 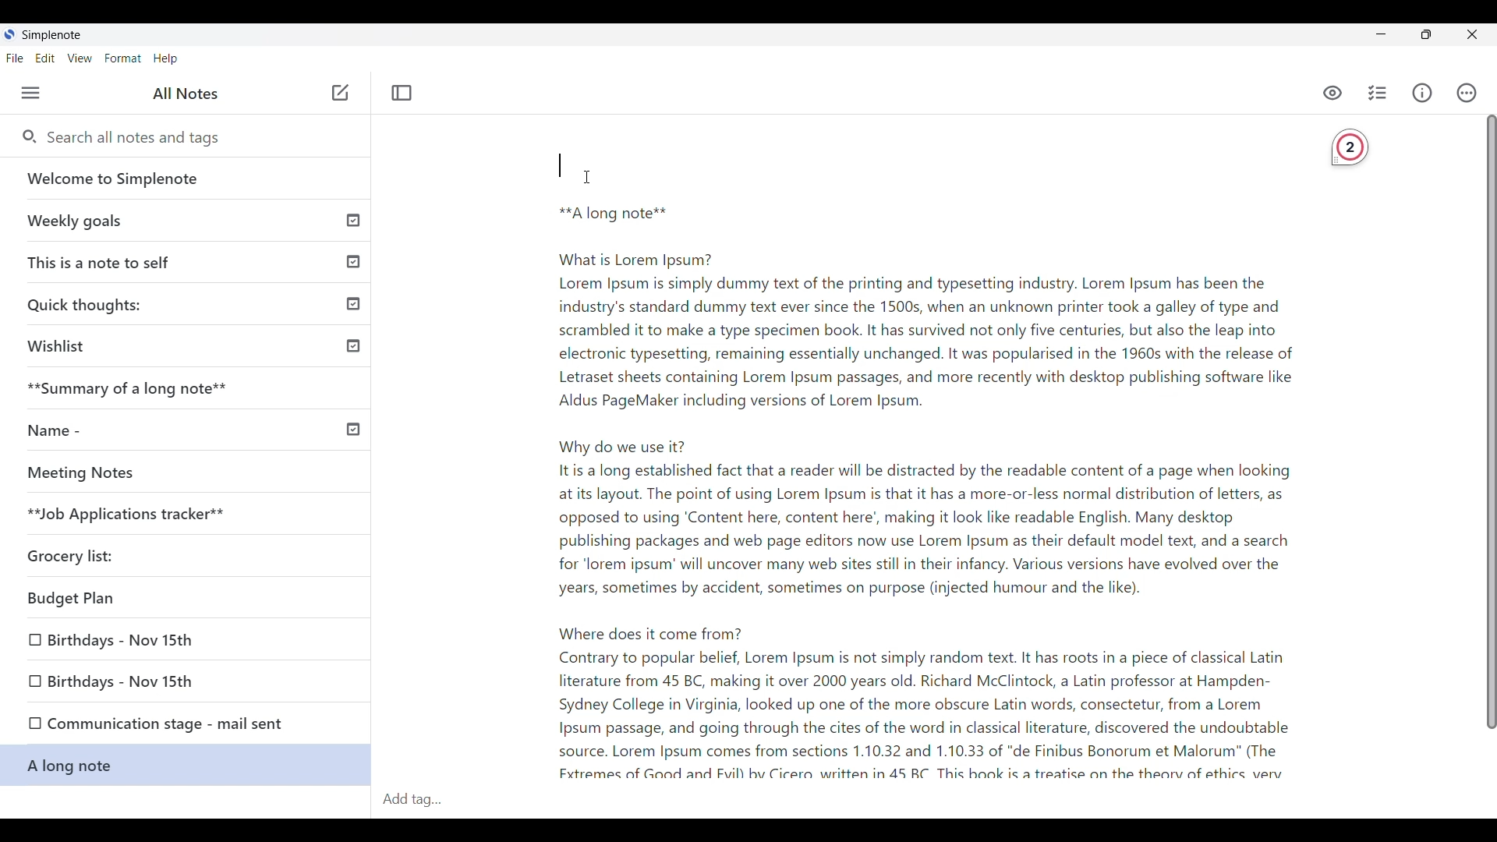 I want to click on **A long note**

What is Lorem Ipsum?

Lorem Ipsum is simply dummy text of the printing and typesetting industry. Lorem Ipsum has been the
industry's standard dummy text ever since the 1500s, when an unknown printer took a galley of type and
scrambled it to make a type specimen book. It has survived not only five centuries, but also the leap into
electronic typesetting, remaining essentially unchanged. It was popularised in the 1960s with the release of
Letraset sheets containing Lorem Ipsum passages, and more recently with desktop publishing software like
Aldus PageMaker including versions of Lorem Ipsum.

Why do we use it?

Itis a long established fact that a reader will be distracted by the readable content of a page when looking
at its layout. The point of using Lorem Ipsum is that it has a more-or-less normal distribution of letters, as
opposed to using ‘Content here, content here’, making it look like readable English. Many desktop
publishing packages and web page editors now use Lorem Ipsum as their default model text, and a search
for ‘lorem ipsum’ will uncover many web sites still in their infancy. Various versions have evolved over the
years, sometimes by accident, sometimes on purpose (injected humour and the like).

Where does it come from?

Contrary to popular belief, Lorem Ipsum is not simply random text. It has roots in a piece of classical Latin
literature from 45 BC, making it over 2000 years old. Richard McClintock, a Latin professor at Hampden-
Sydney College in Virginia, looked up one of the more obscure Latin words, consectetur, from a Lorem
Ipsum passage, and going through the cites of the word in classical literature, discovered the undoubtable
source. Lorem Ipsum comes from sections 1.10.32 and 1.10.33 of "de Finibus Bonorum et Malorum" (The, so click(x=908, y=461).